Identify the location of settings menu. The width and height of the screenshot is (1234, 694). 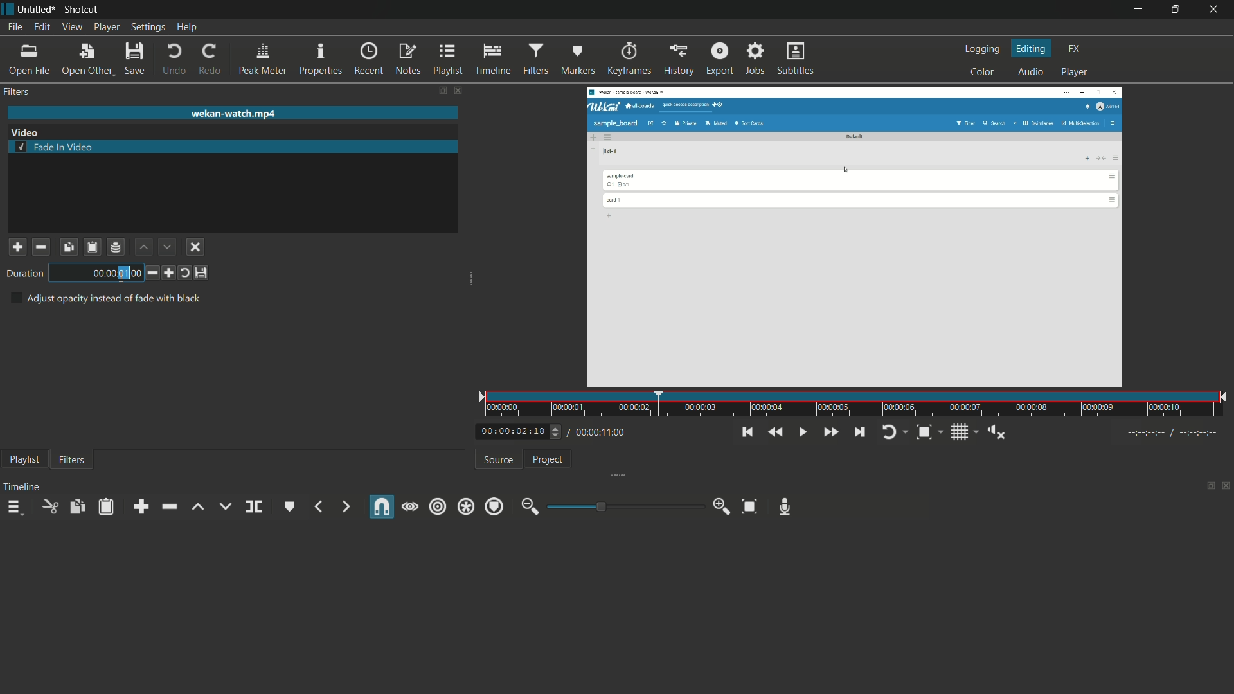
(148, 27).